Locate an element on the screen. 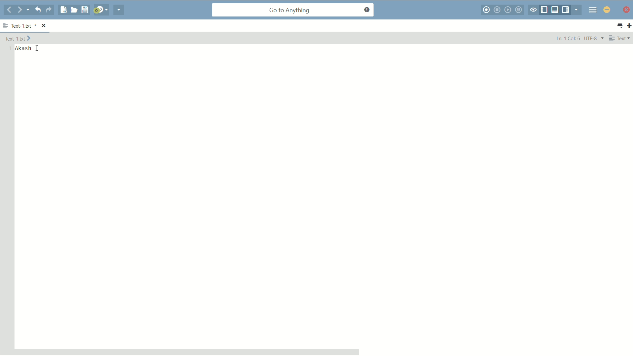 The width and height of the screenshot is (633, 356). new file is located at coordinates (64, 10).